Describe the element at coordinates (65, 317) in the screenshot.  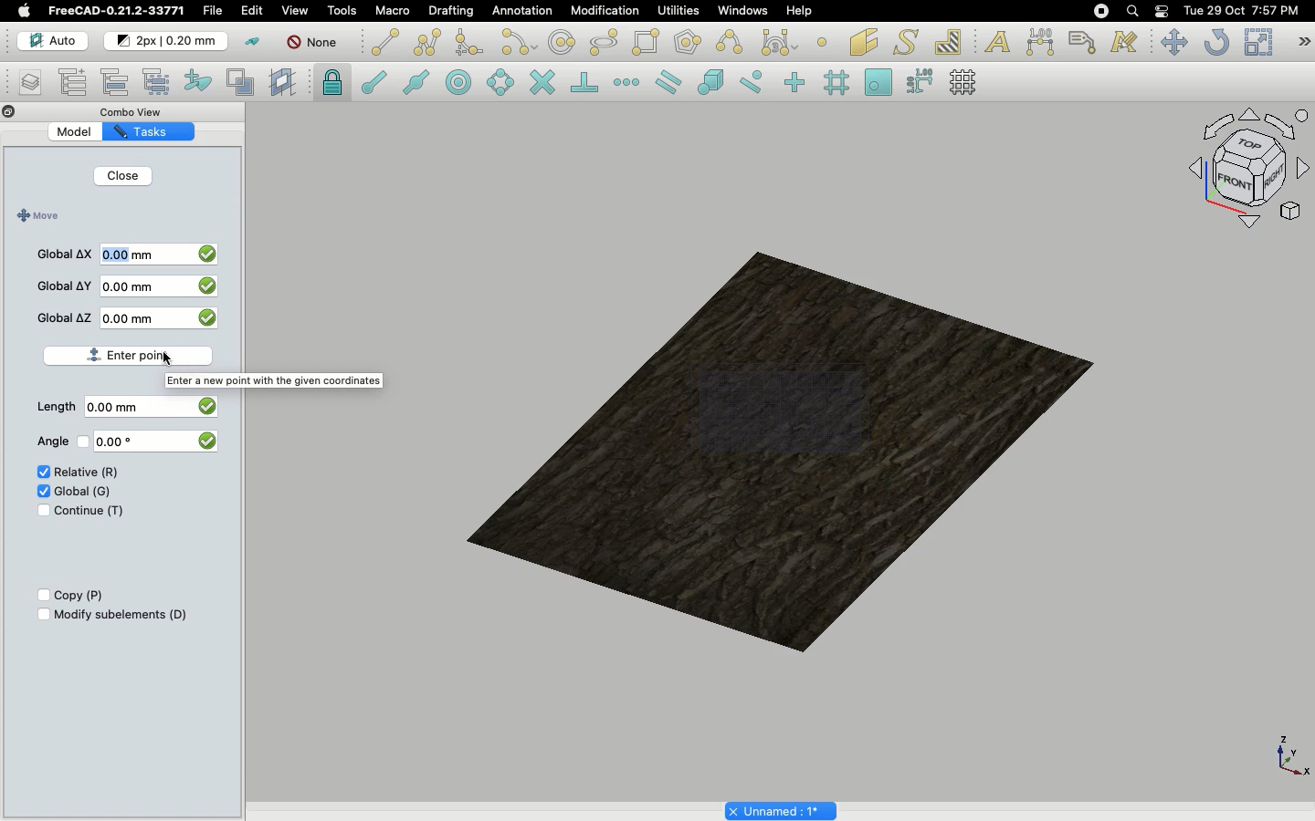
I see `Global Z` at that location.